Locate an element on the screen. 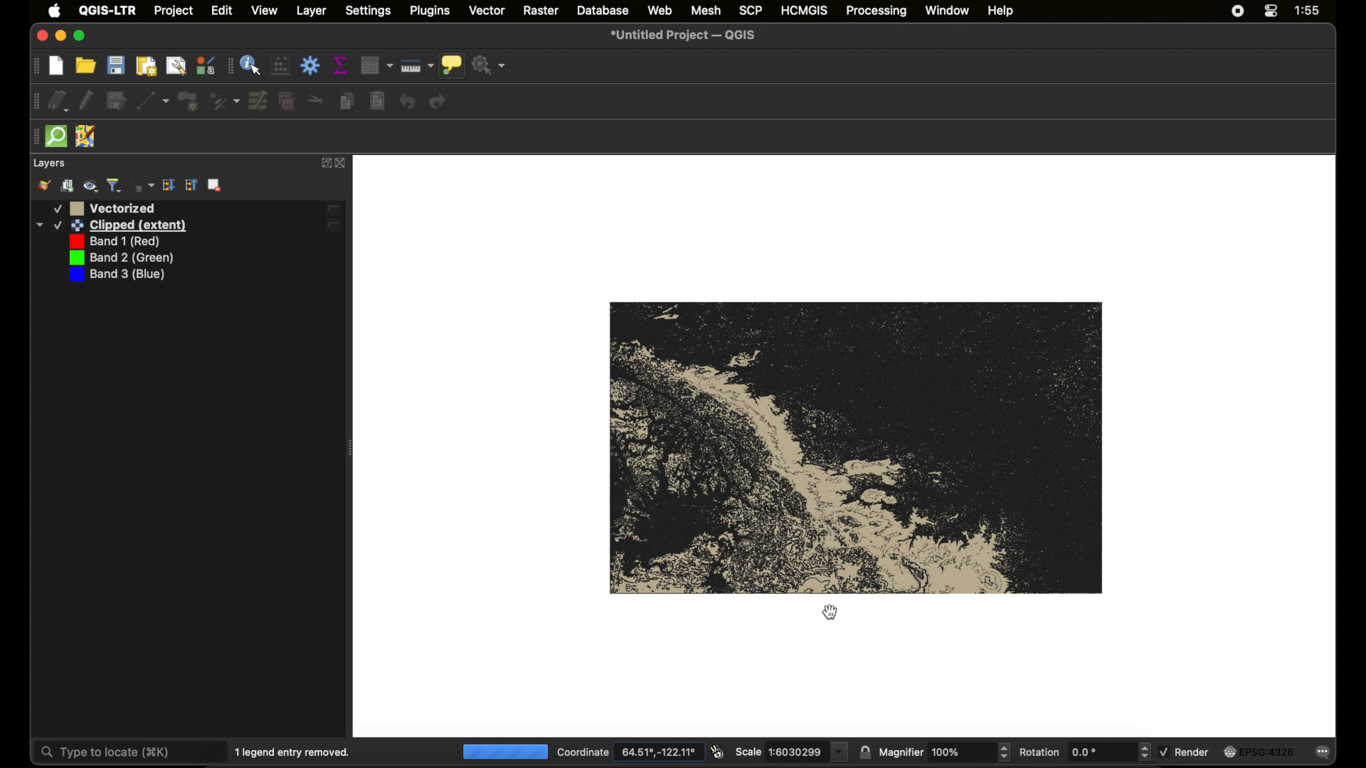 The width and height of the screenshot is (1366, 768). digitize with segment is located at coordinates (154, 101).